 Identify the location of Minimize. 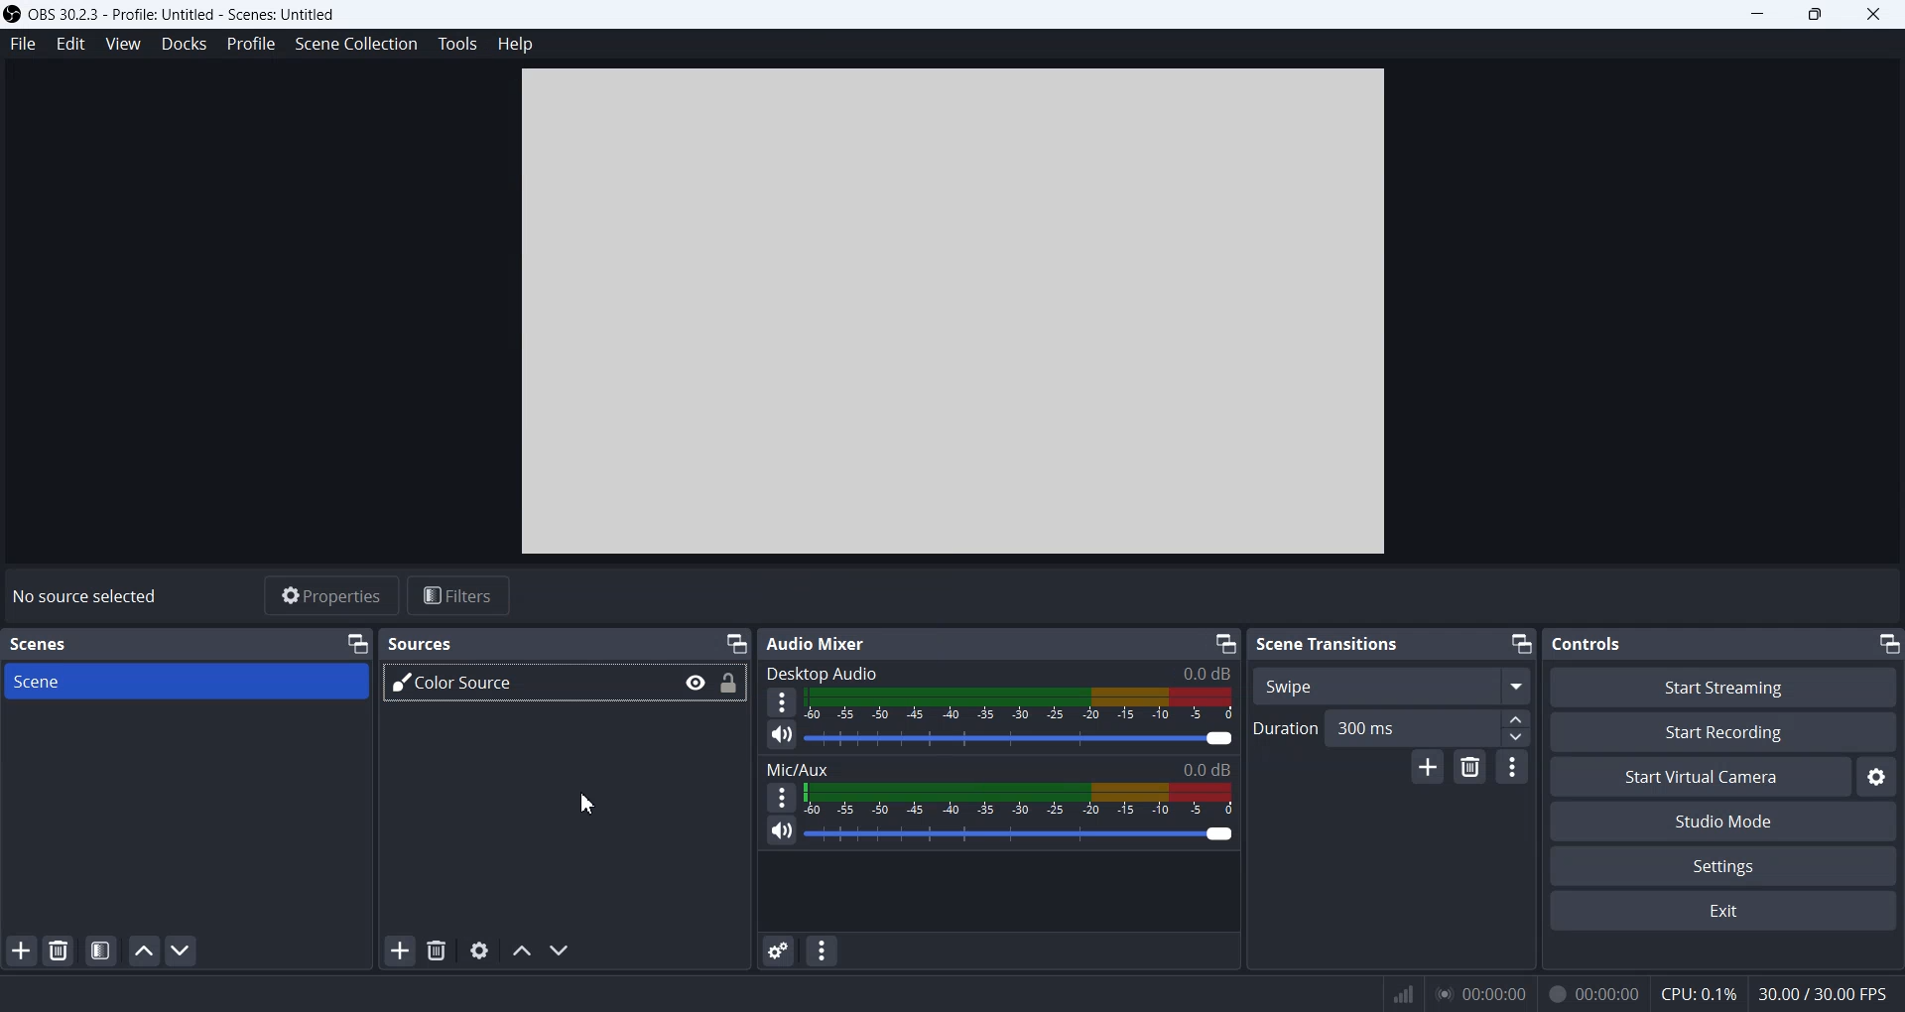
(1224, 641).